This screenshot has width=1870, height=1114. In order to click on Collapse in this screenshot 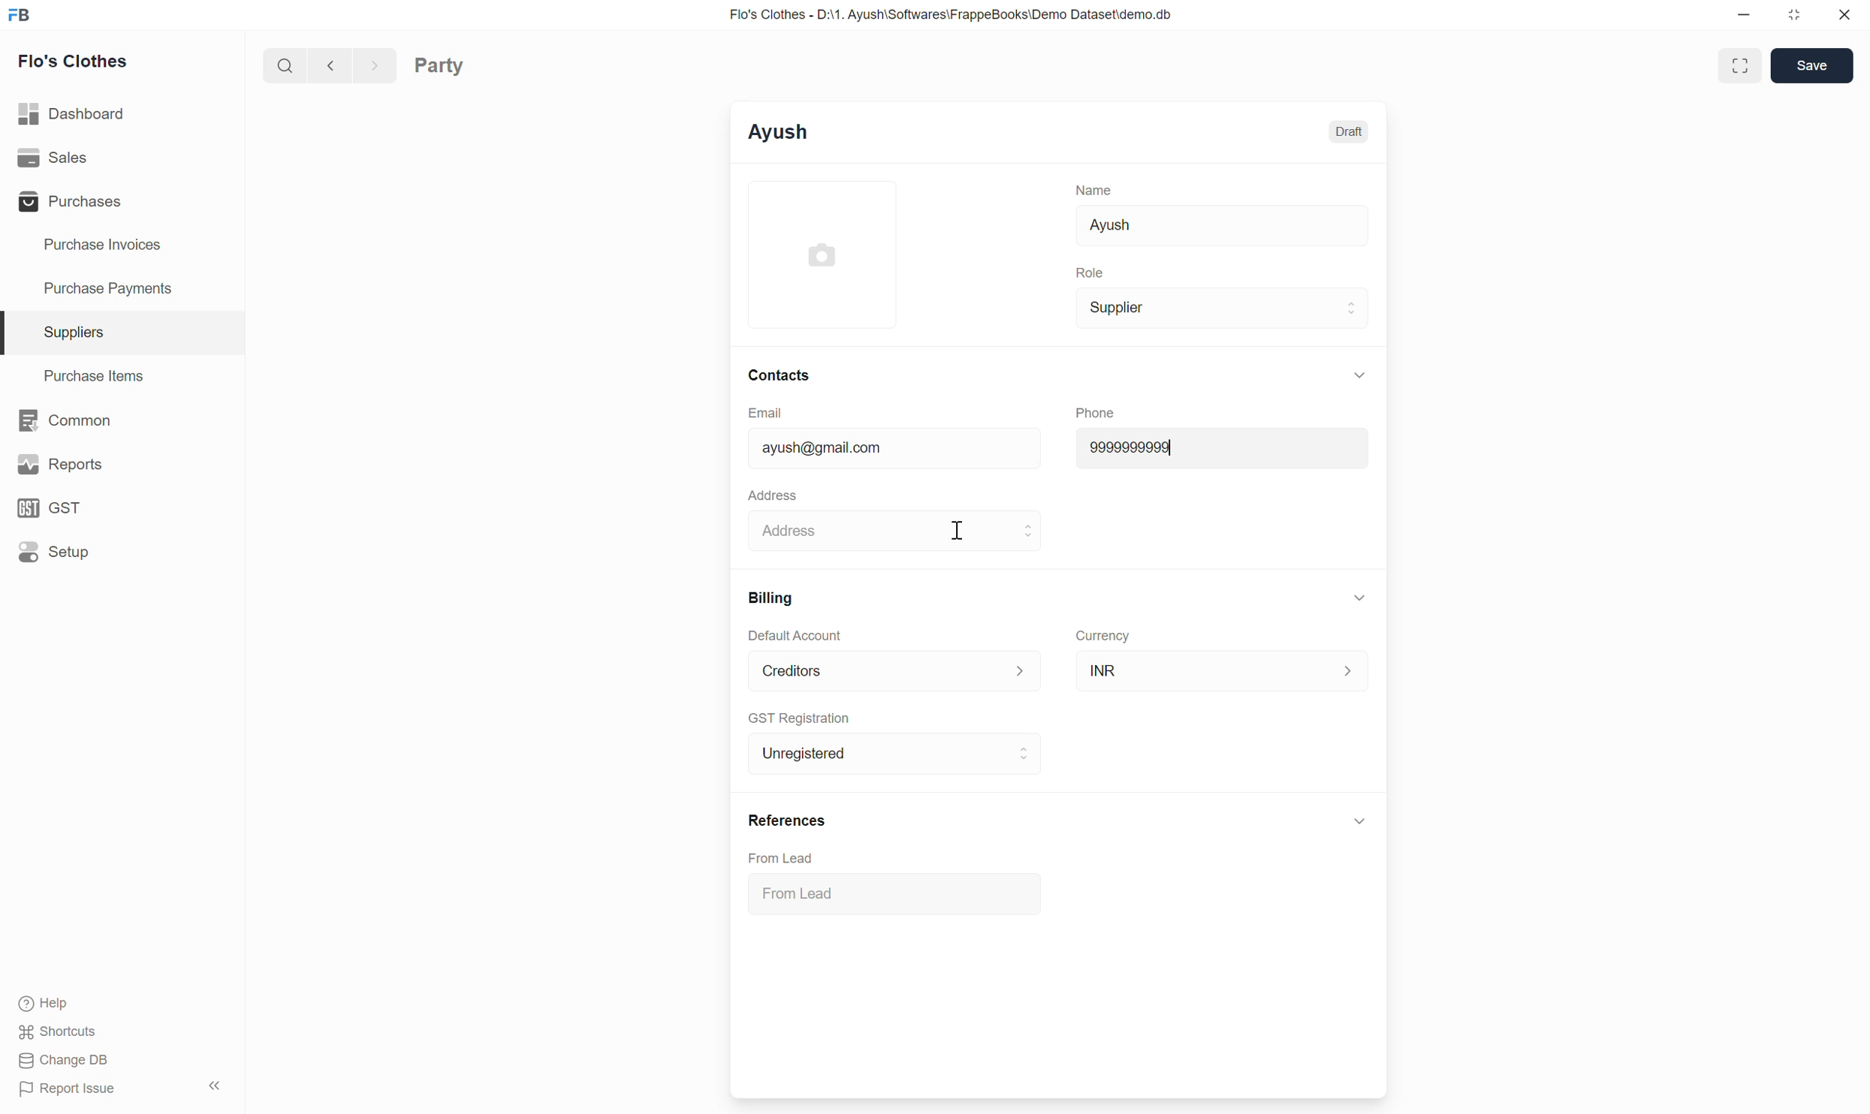, I will do `click(1359, 598)`.